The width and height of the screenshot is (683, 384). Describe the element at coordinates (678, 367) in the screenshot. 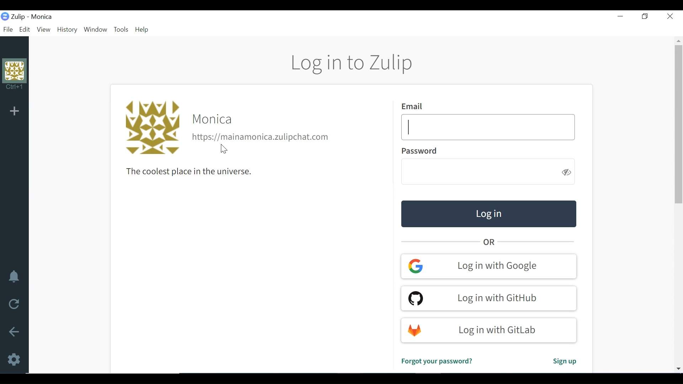

I see `Scroll down` at that location.